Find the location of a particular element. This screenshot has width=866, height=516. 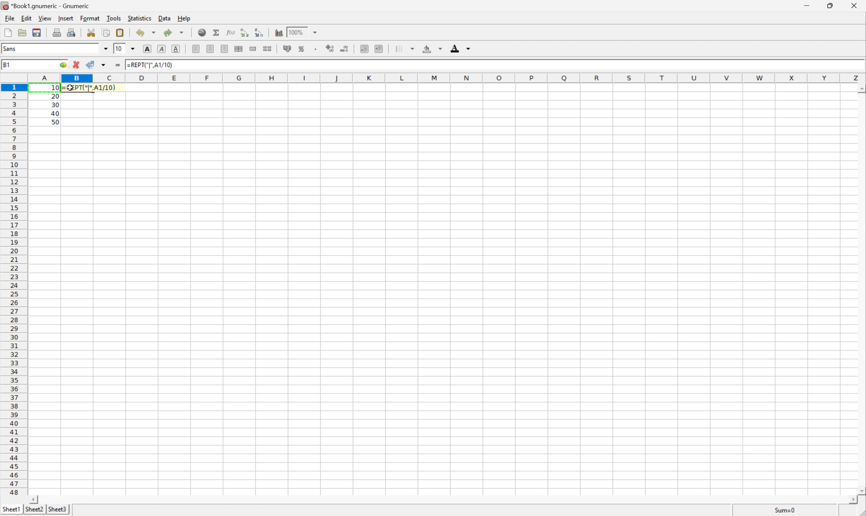

Copy selection is located at coordinates (107, 33).